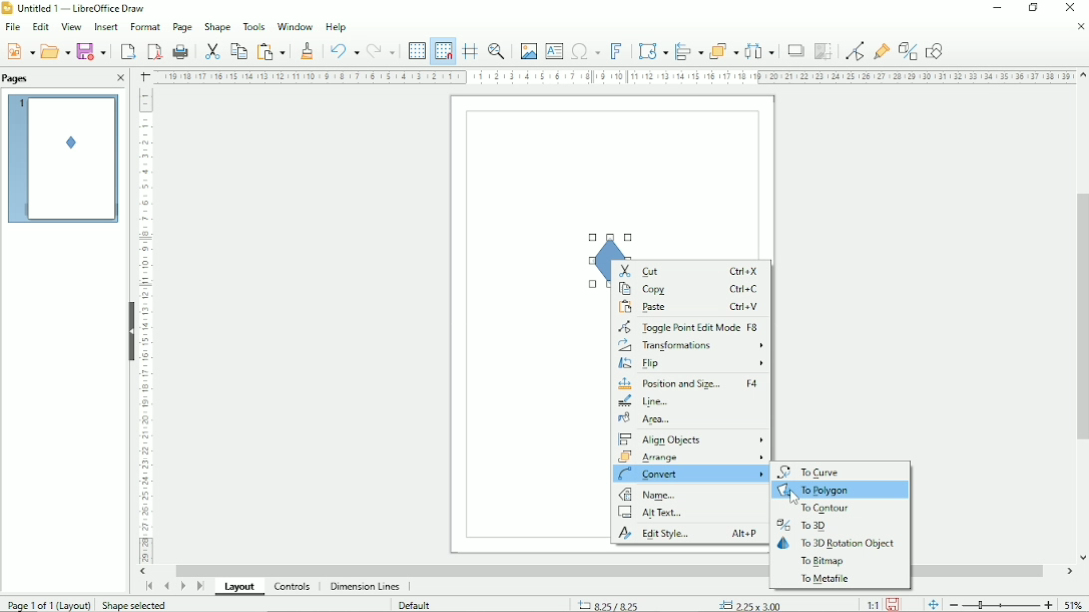  I want to click on Close, so click(1072, 8).